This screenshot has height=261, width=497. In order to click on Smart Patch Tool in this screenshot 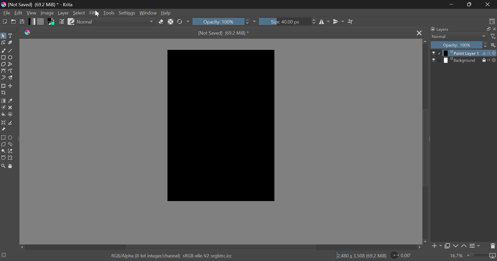, I will do `click(11, 108)`.